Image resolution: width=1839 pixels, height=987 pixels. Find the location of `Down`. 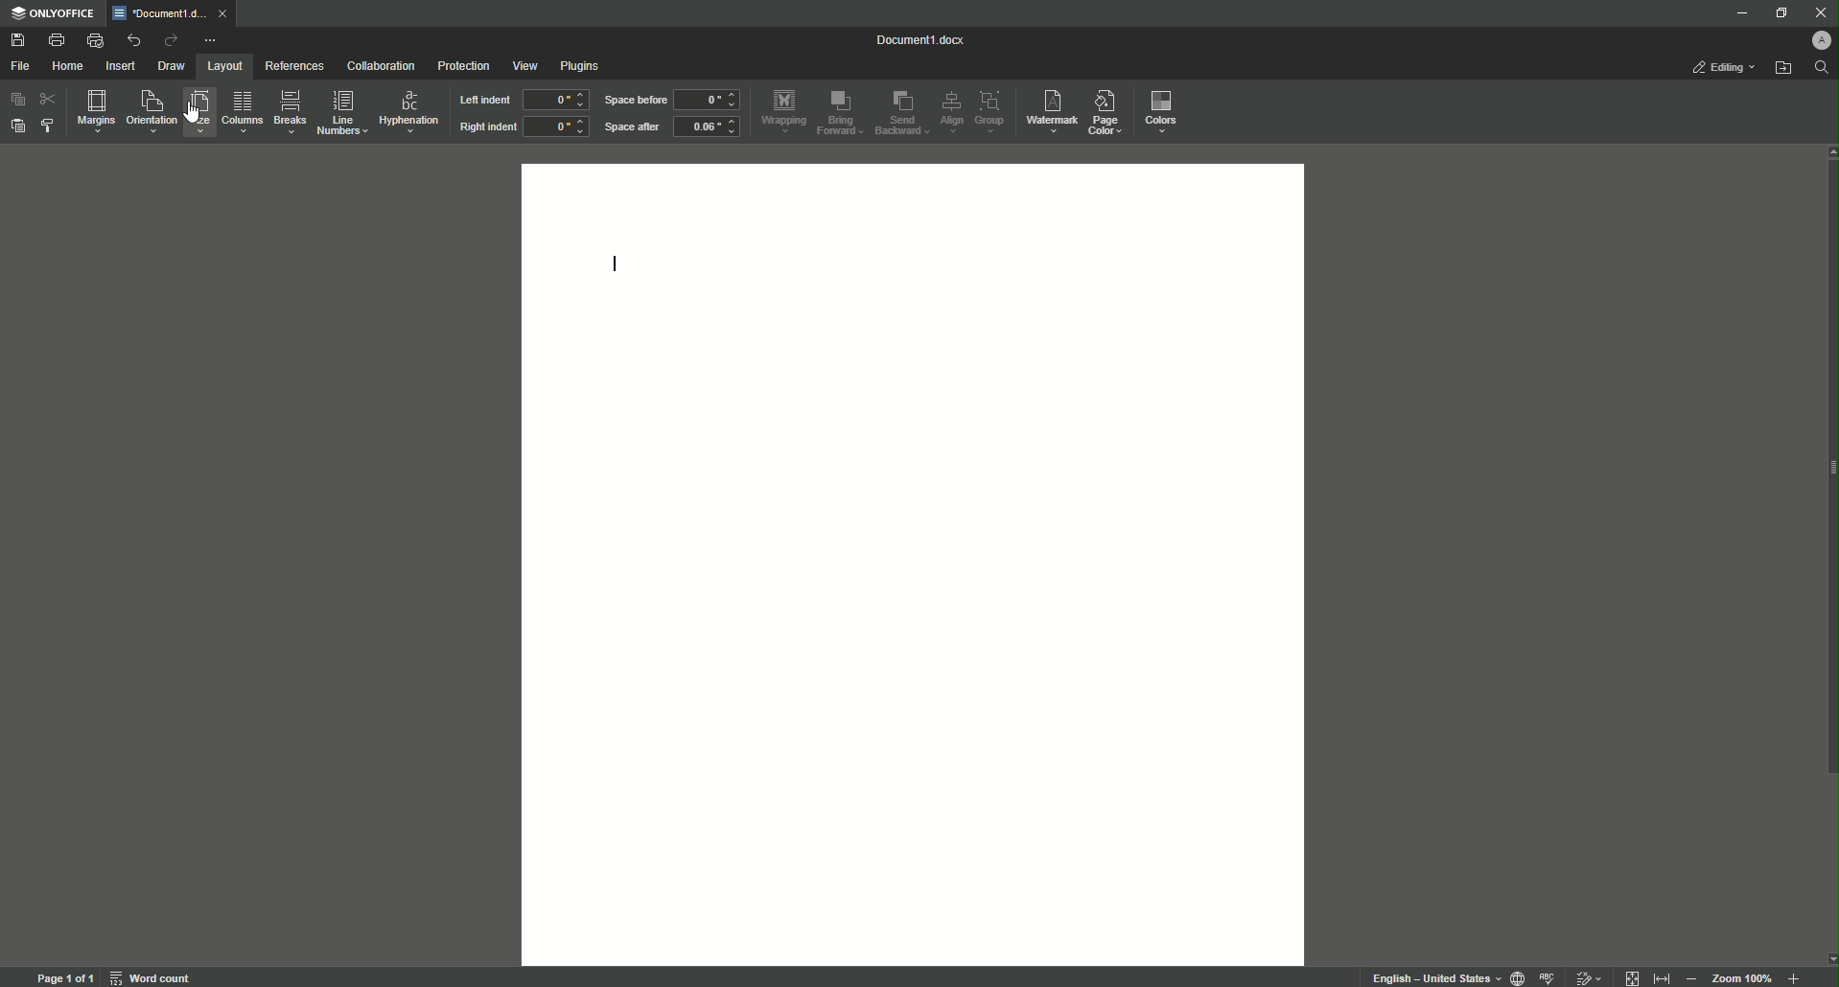

Down is located at coordinates (1827, 954).